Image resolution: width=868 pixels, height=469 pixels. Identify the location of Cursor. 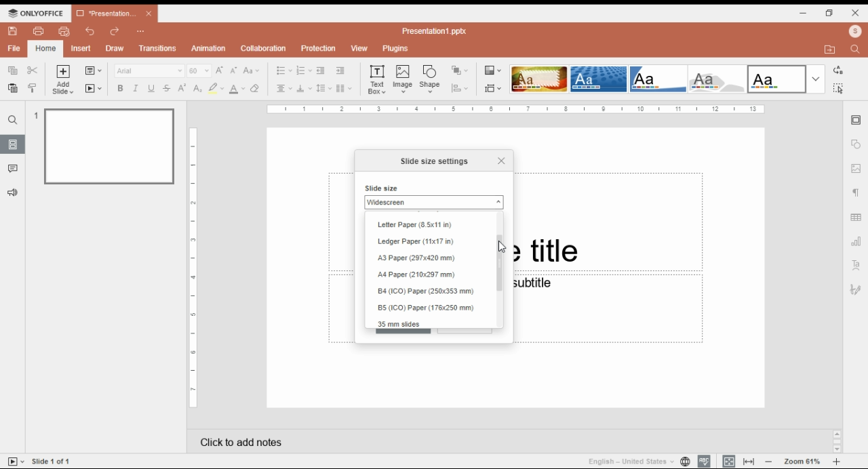
(500, 247).